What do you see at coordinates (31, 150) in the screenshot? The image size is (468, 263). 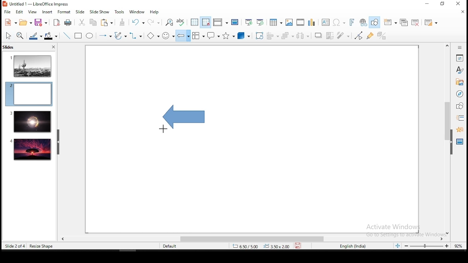 I see `slide` at bounding box center [31, 150].